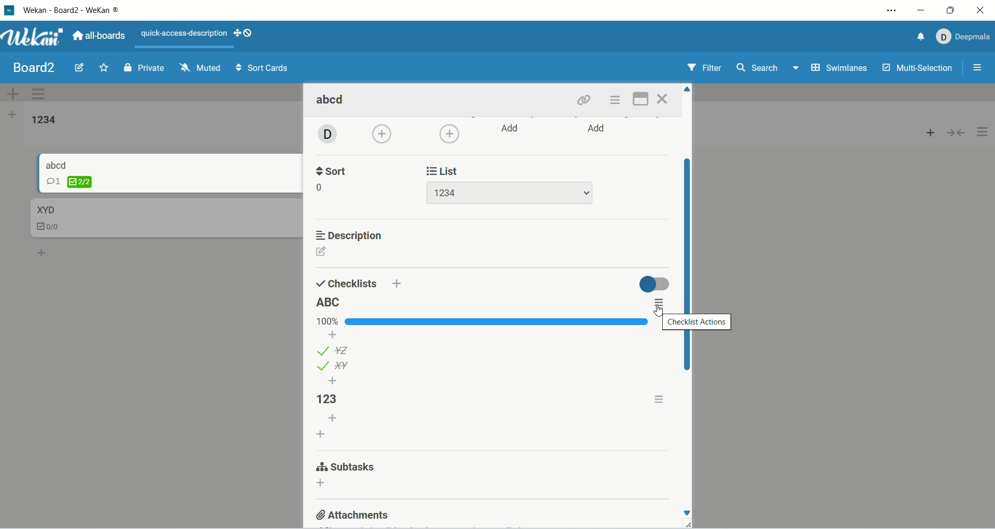 Image resolution: width=995 pixels, height=529 pixels. Describe the element at coordinates (332, 101) in the screenshot. I see `card title` at that location.